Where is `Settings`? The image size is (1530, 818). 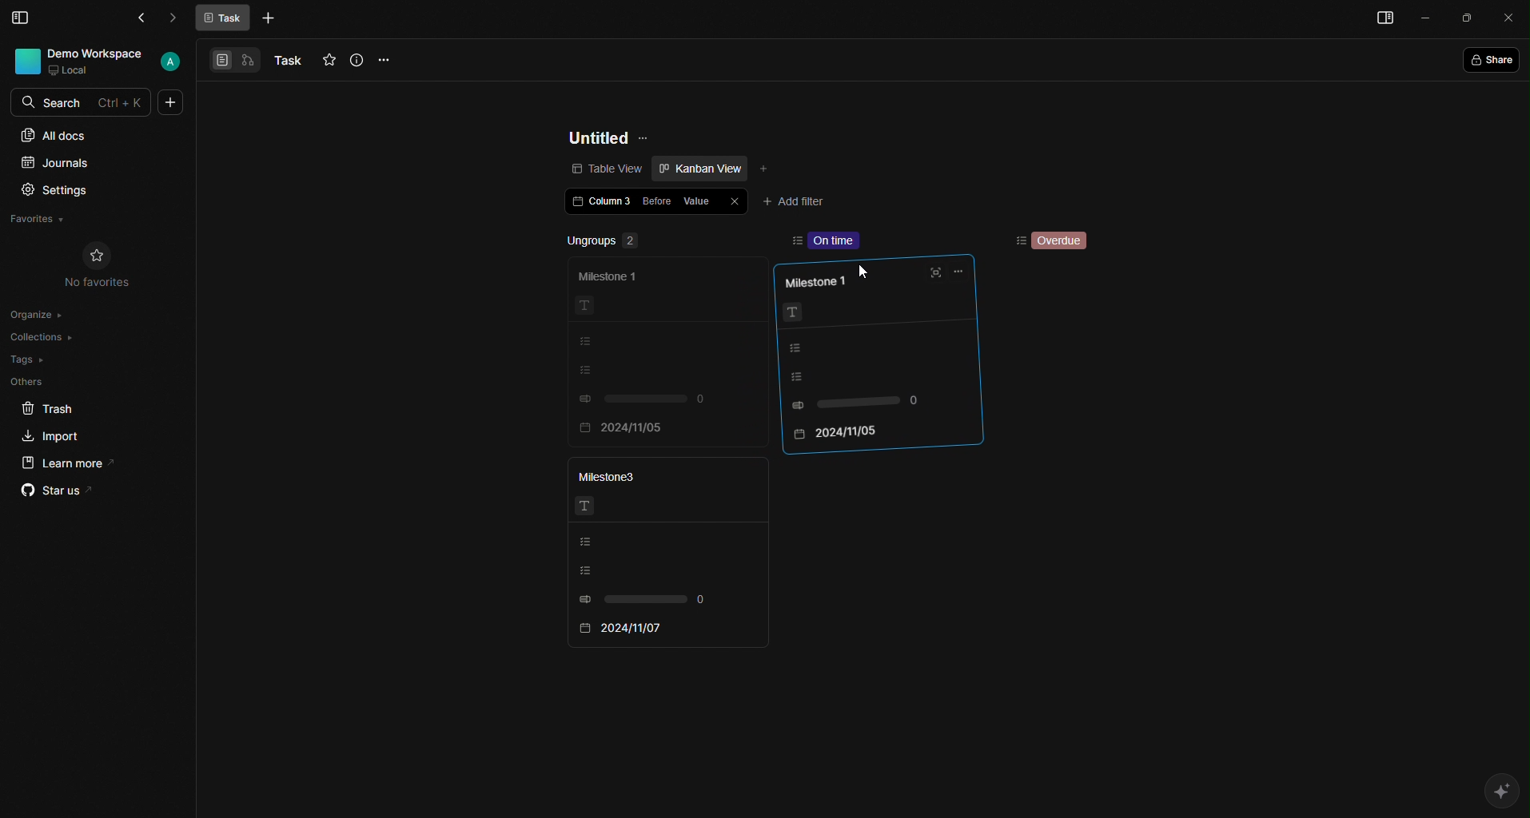
Settings is located at coordinates (54, 190).